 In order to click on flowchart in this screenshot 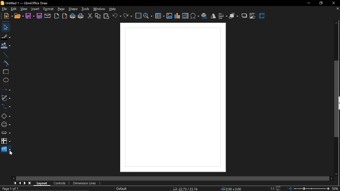, I will do `click(6, 141)`.